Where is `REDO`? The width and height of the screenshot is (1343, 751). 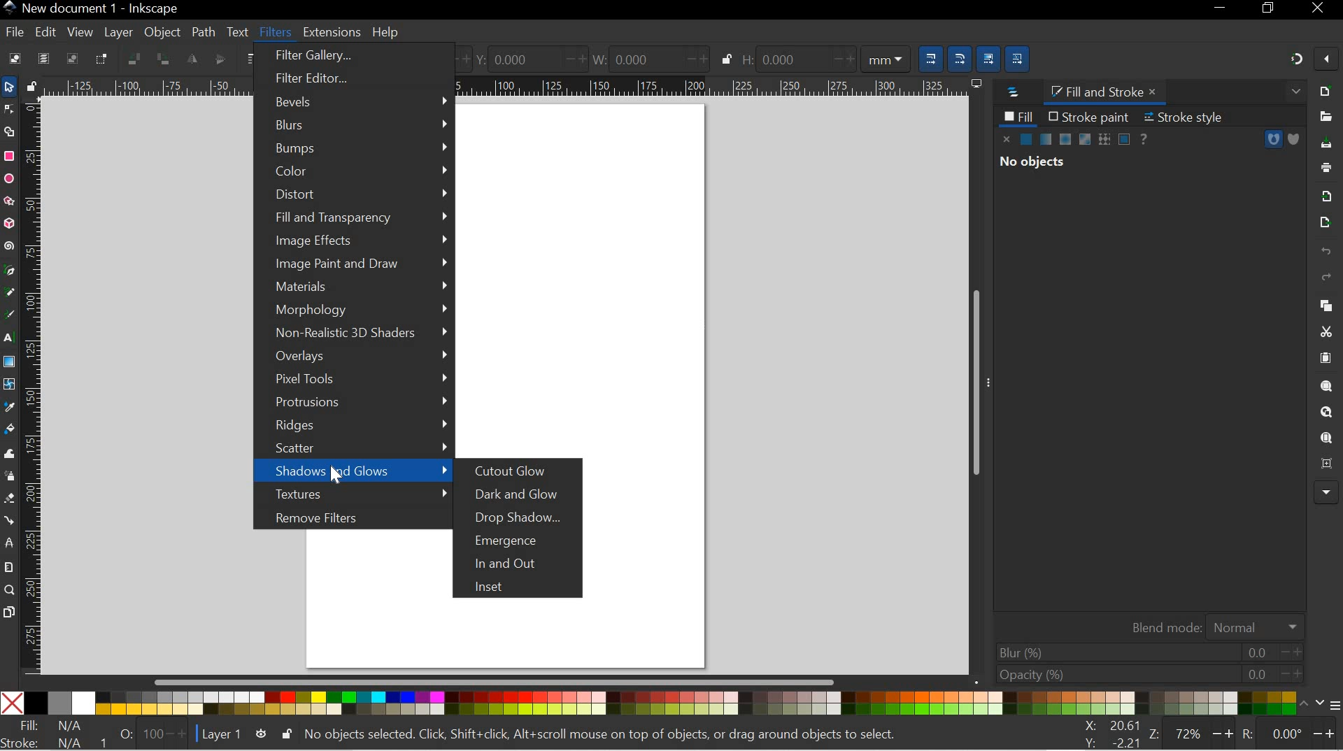
REDO is located at coordinates (1326, 278).